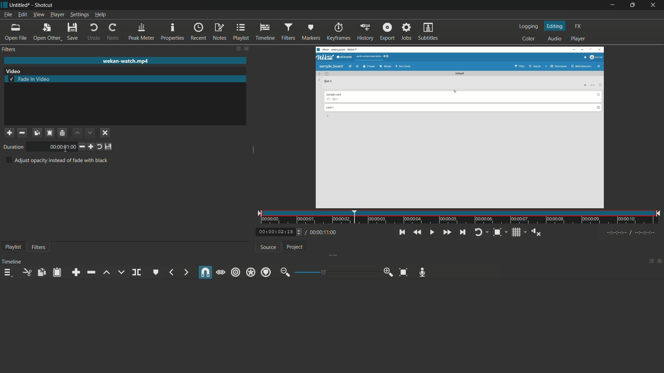  Describe the element at coordinates (198, 32) in the screenshot. I see `recent` at that location.